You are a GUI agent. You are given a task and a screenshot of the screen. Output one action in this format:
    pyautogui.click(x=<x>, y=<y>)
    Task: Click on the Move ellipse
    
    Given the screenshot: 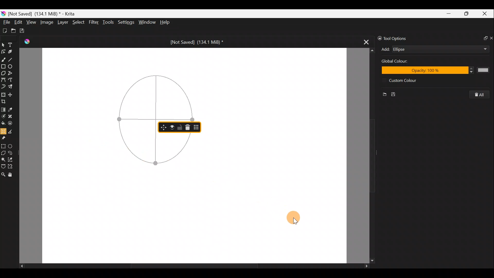 What is the action you would take?
    pyautogui.click(x=163, y=127)
    